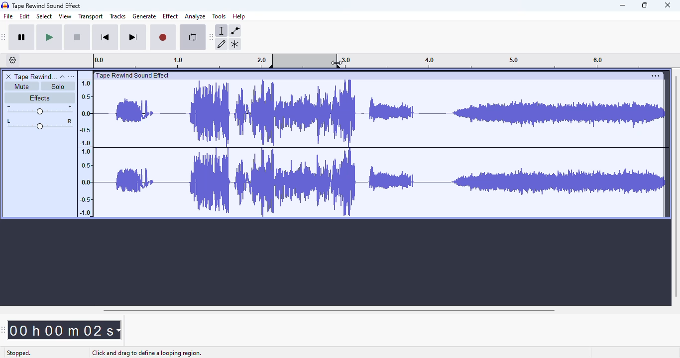  I want to click on tools, so click(220, 16).